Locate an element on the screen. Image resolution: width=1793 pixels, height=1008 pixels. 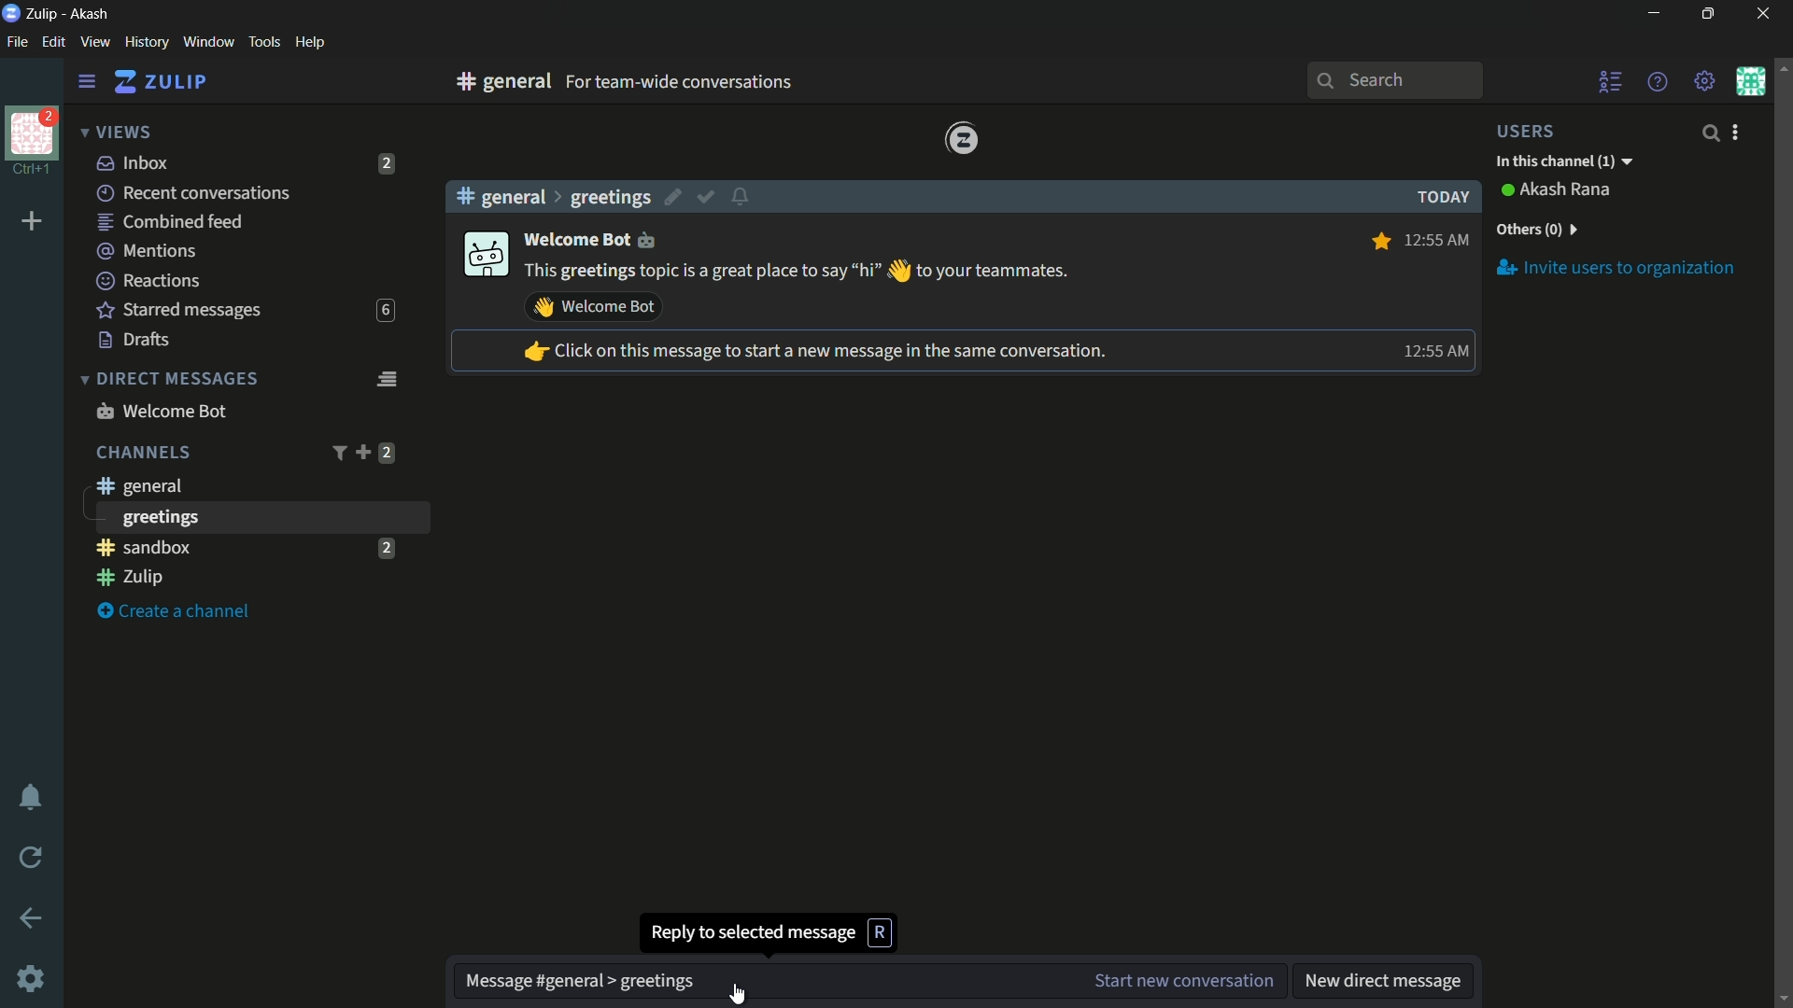
welcome bot is located at coordinates (594, 238).